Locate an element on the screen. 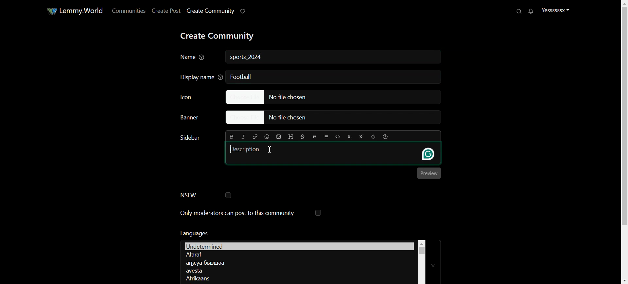  Home window is located at coordinates (74, 10).